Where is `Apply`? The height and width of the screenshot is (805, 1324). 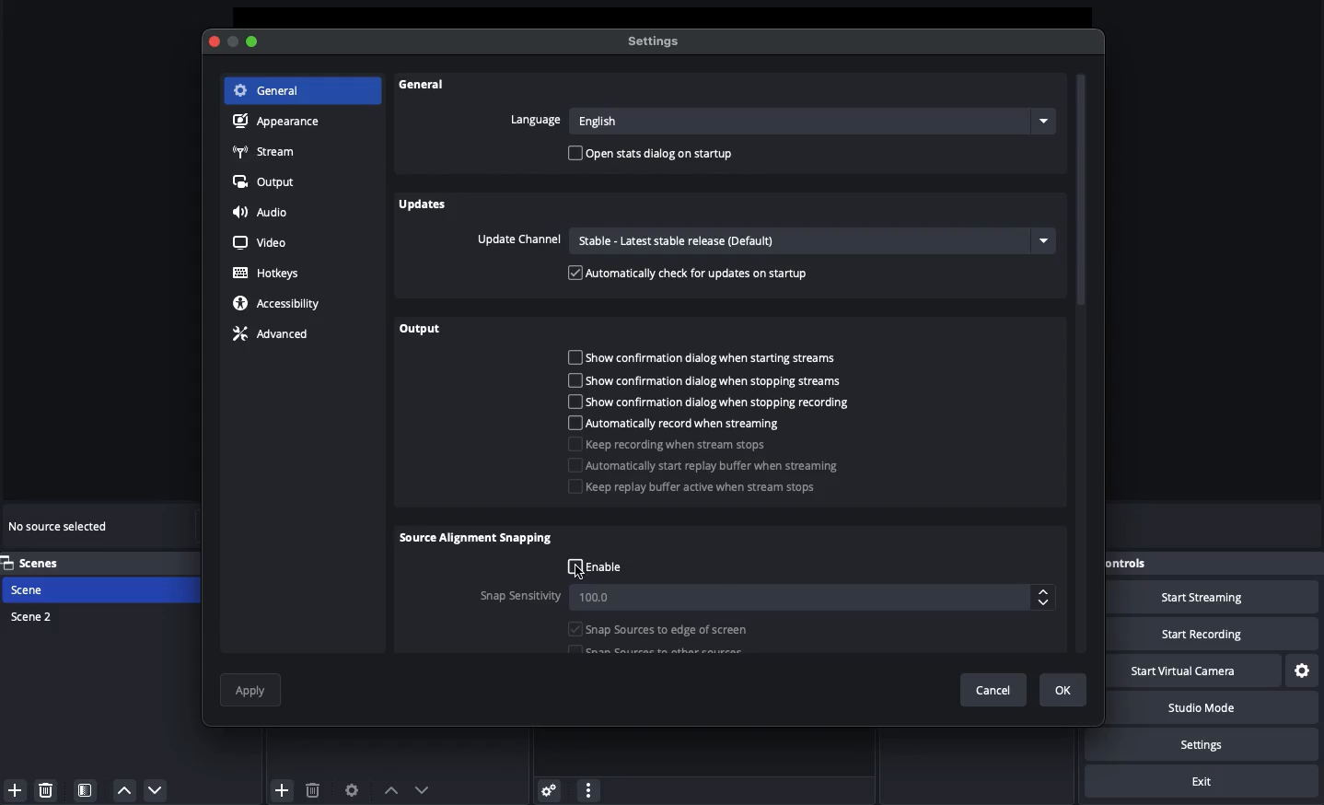
Apply is located at coordinates (251, 692).